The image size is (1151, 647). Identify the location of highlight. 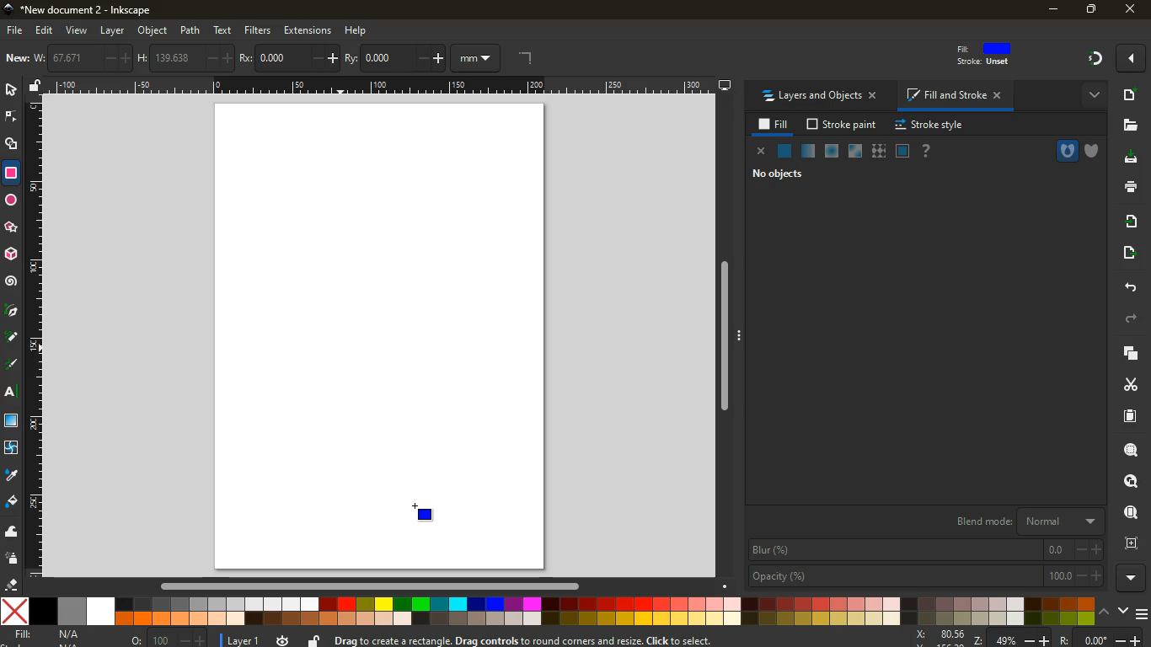
(14, 366).